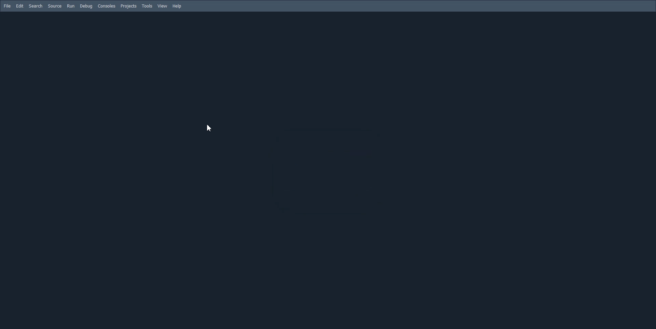 Image resolution: width=656 pixels, height=329 pixels. Describe the element at coordinates (6, 6) in the screenshot. I see `File` at that location.